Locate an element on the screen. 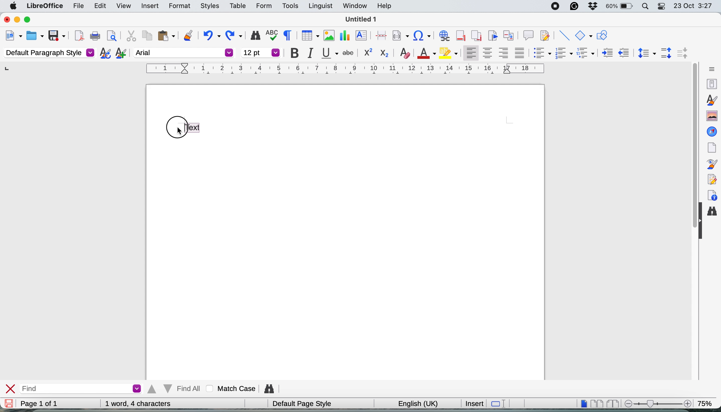 This screenshot has width=721, height=412. single page view is located at coordinates (581, 403).